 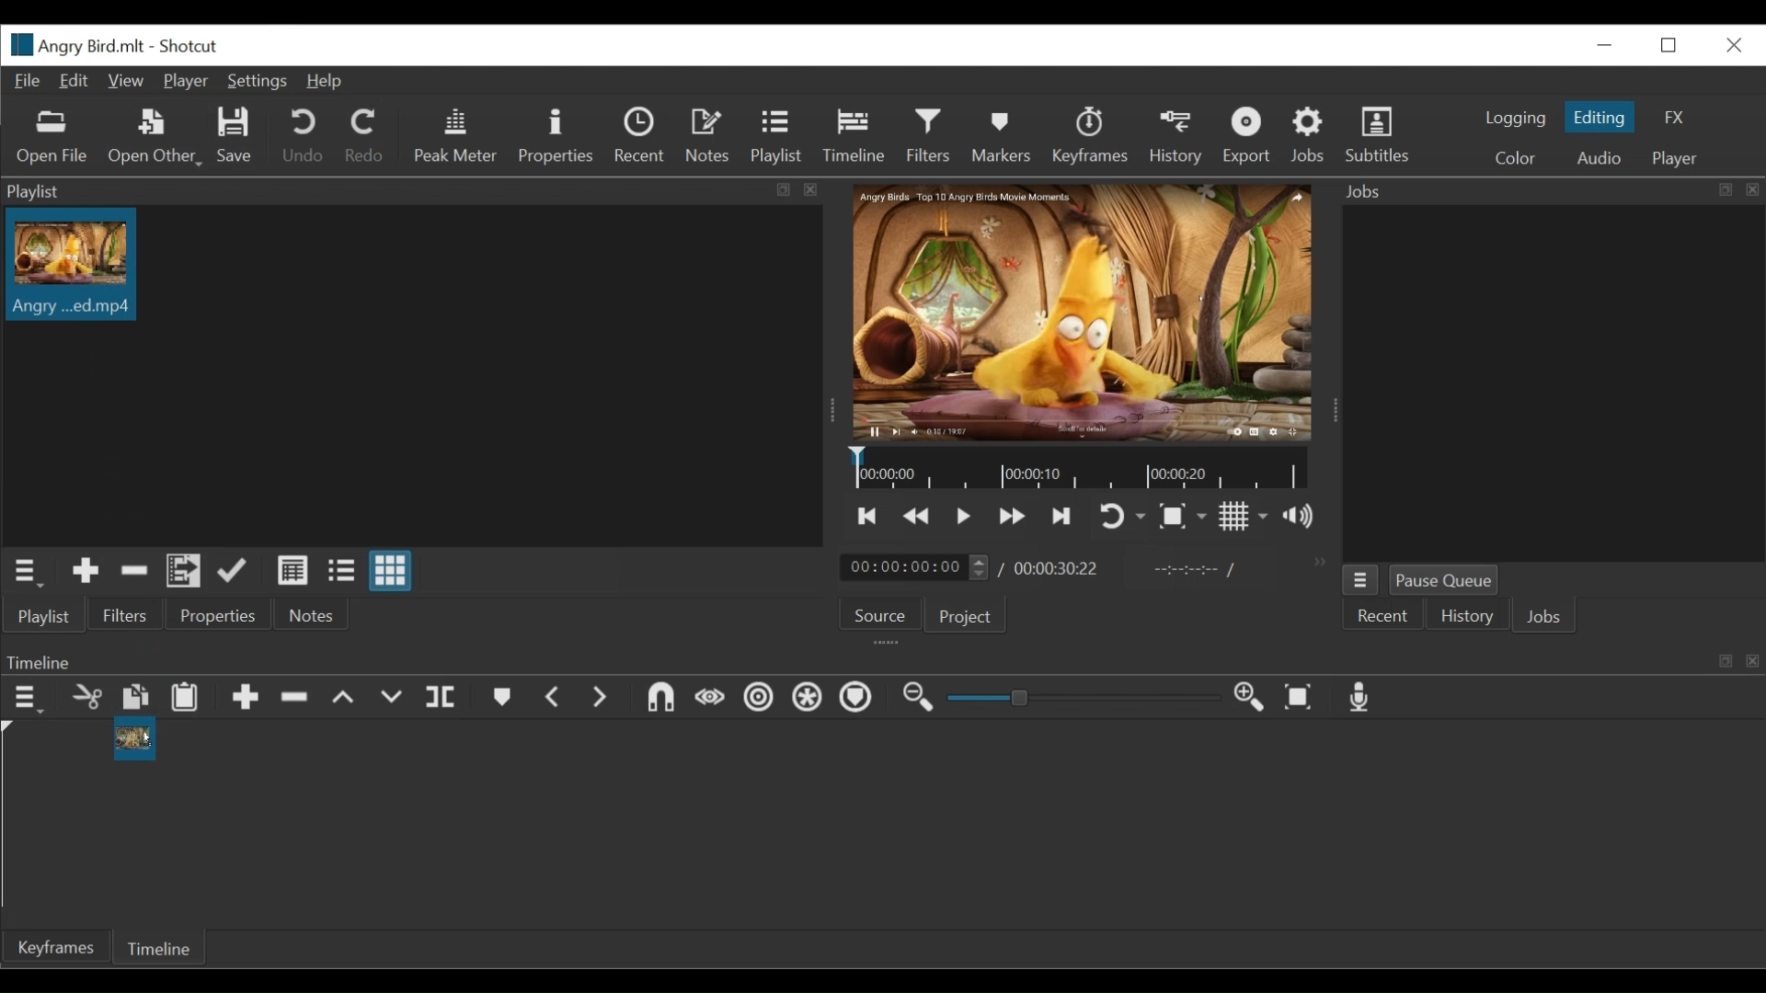 What do you see at coordinates (1600, 156) in the screenshot?
I see `Audio` at bounding box center [1600, 156].